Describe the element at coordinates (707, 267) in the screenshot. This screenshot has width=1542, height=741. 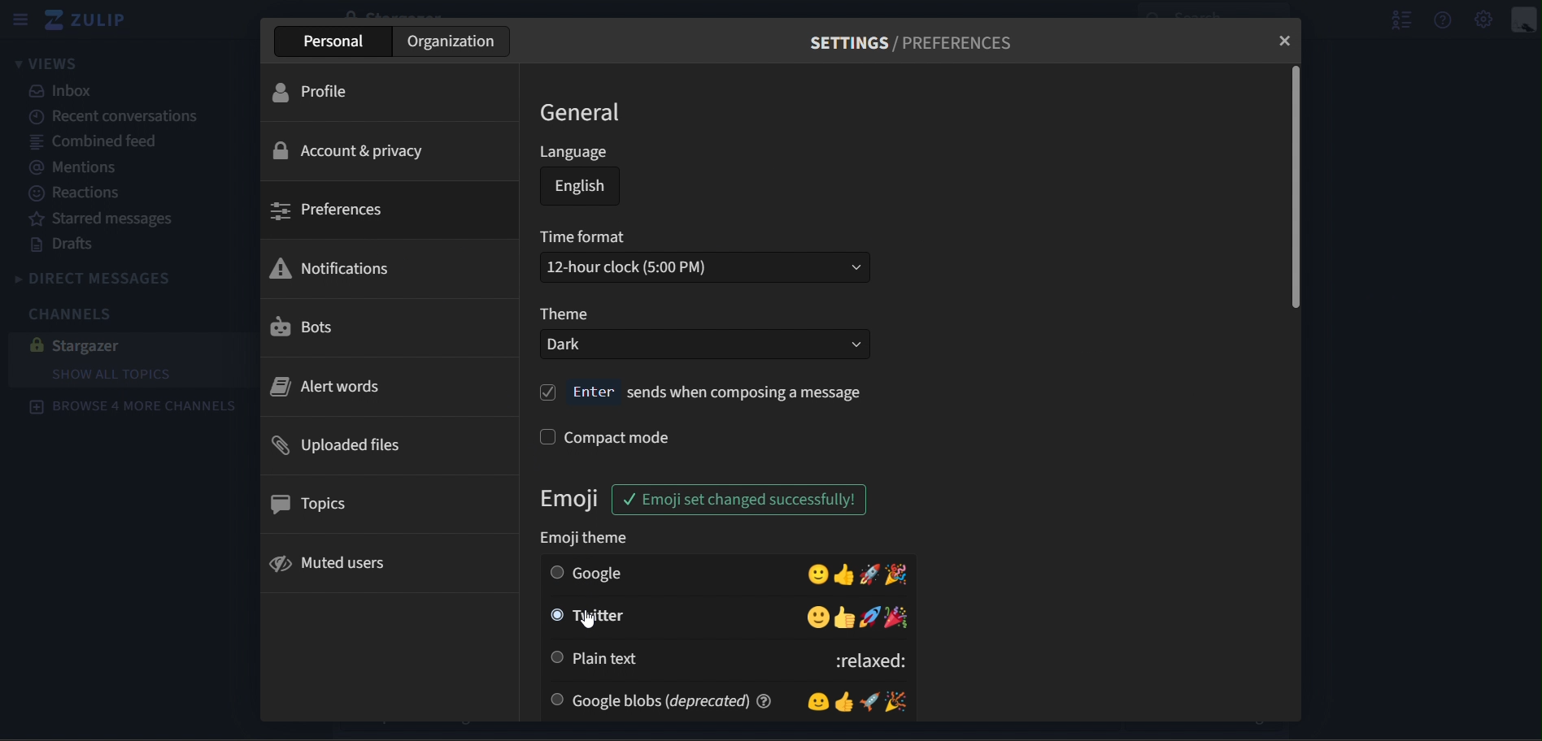
I see `12-hour clock (5:00 PM)` at that location.